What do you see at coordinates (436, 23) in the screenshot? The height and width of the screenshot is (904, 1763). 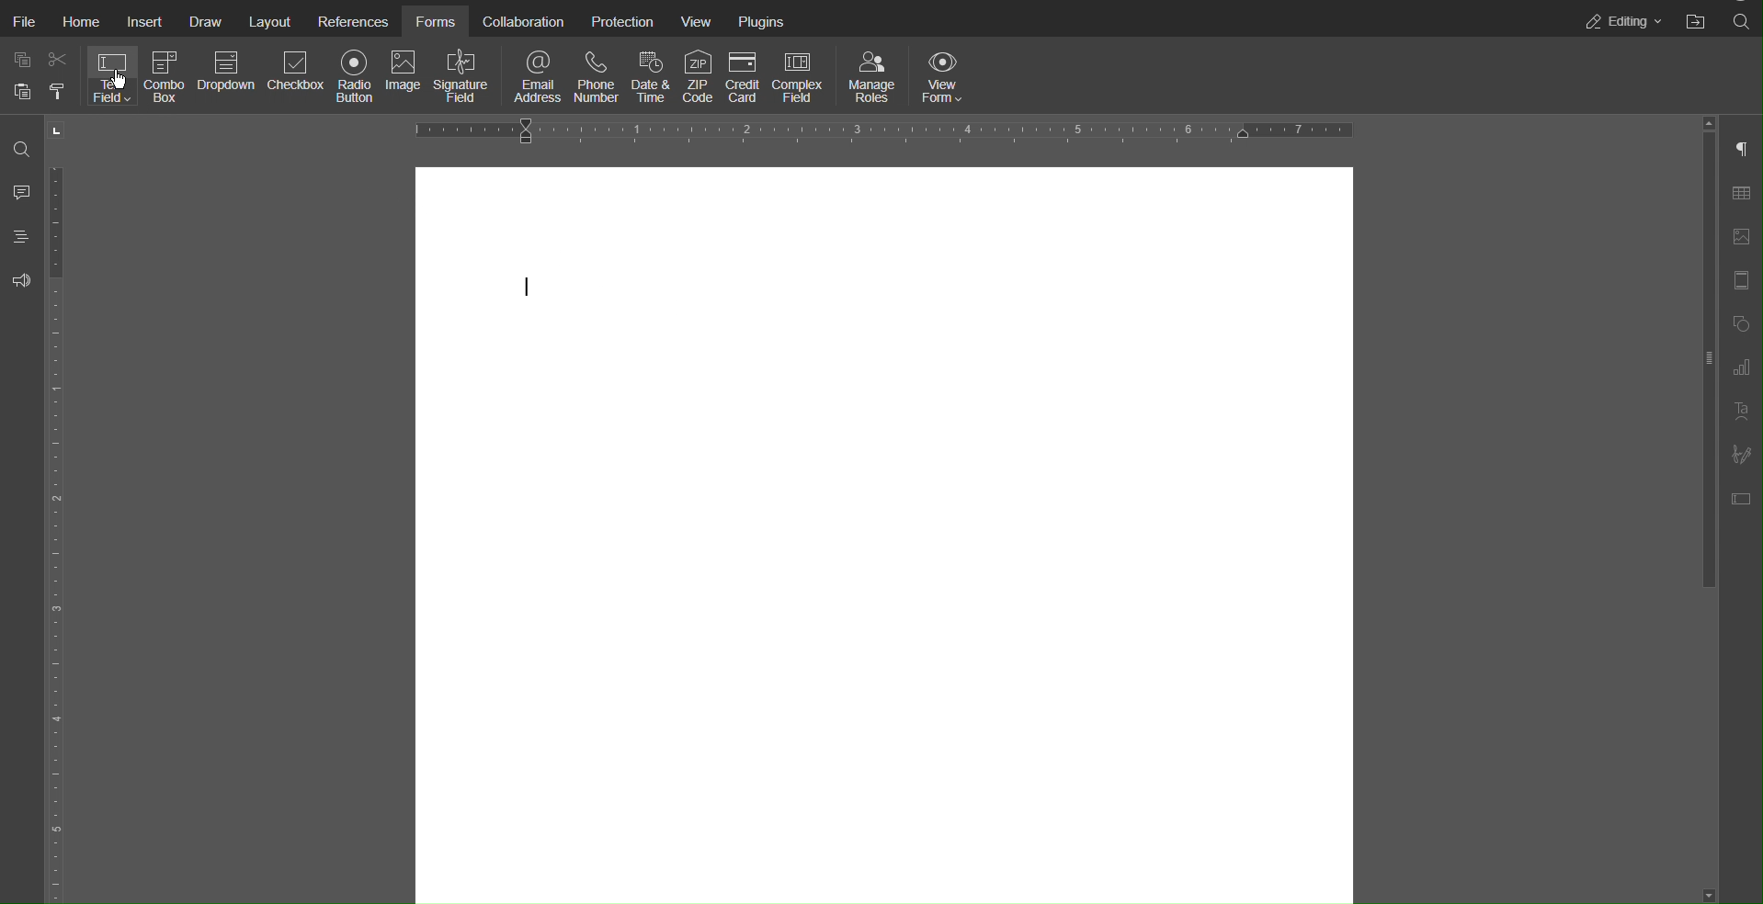 I see `Forms` at bounding box center [436, 23].